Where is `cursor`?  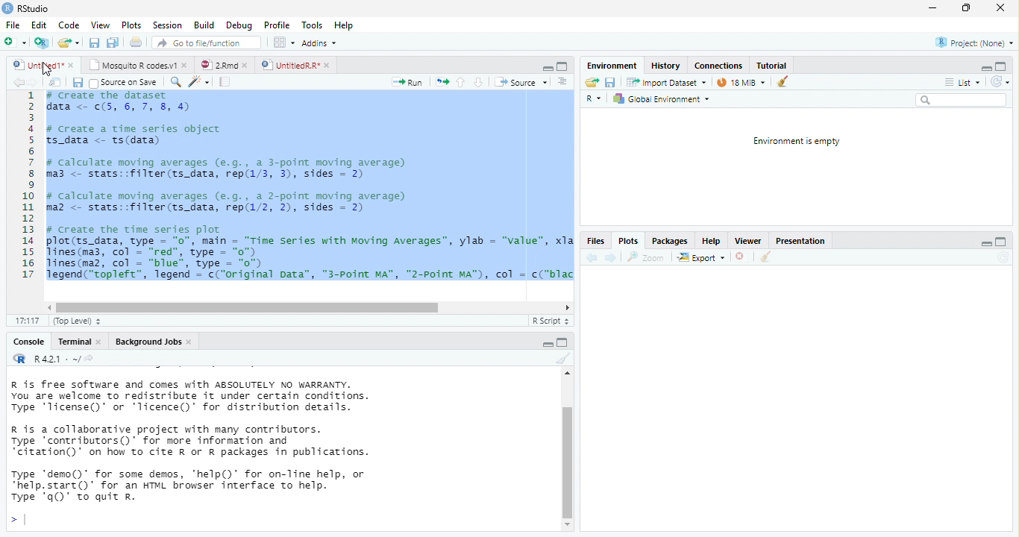 cursor is located at coordinates (45, 69).